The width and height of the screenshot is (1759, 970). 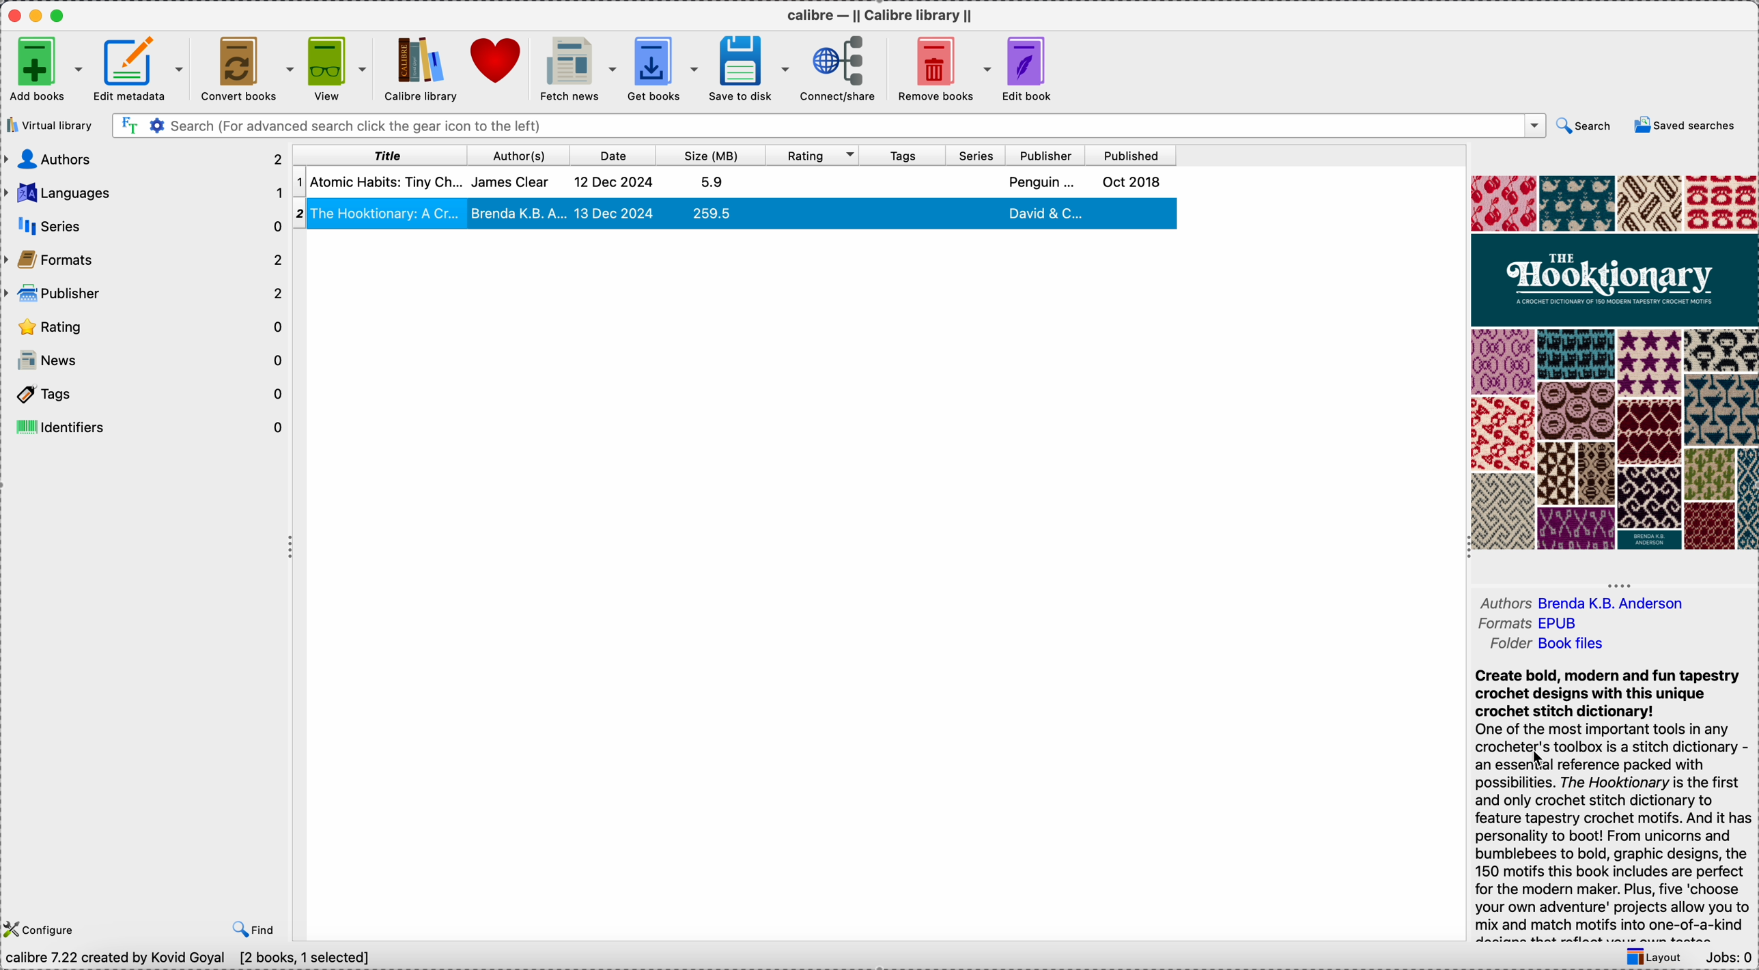 What do you see at coordinates (42, 928) in the screenshot?
I see `configure` at bounding box center [42, 928].